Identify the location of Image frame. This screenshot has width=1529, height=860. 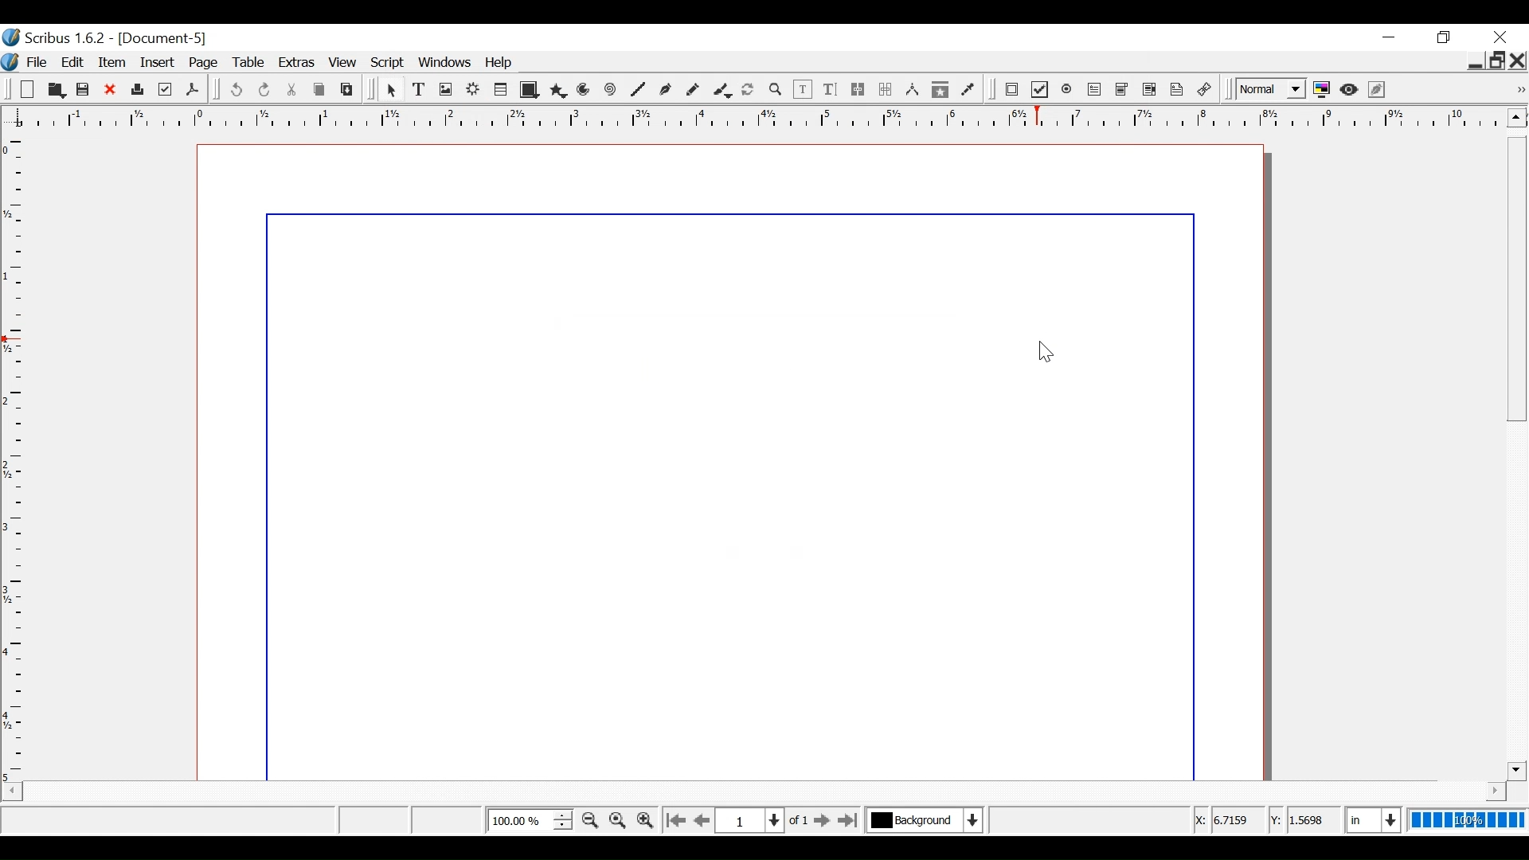
(447, 89).